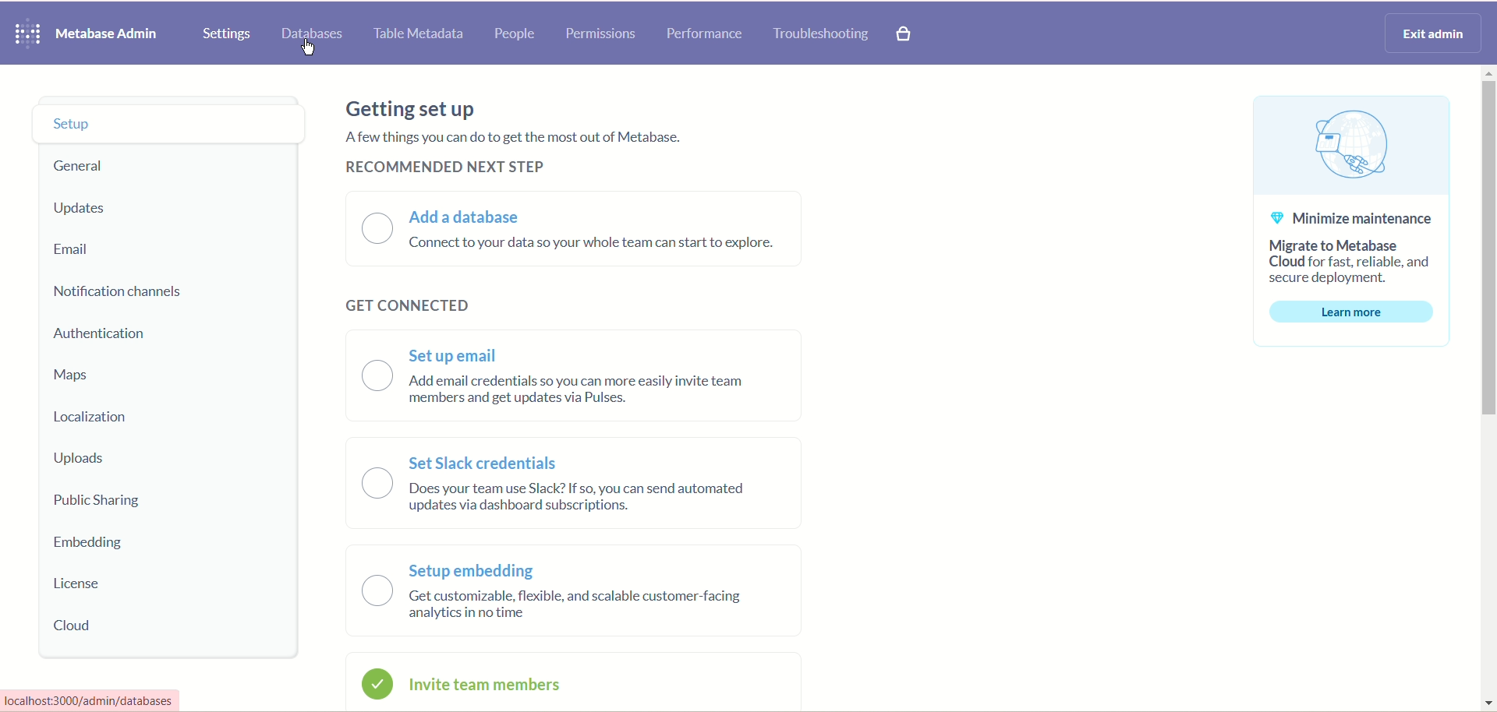  What do you see at coordinates (587, 596) in the screenshot?
I see `setup embedding` at bounding box center [587, 596].